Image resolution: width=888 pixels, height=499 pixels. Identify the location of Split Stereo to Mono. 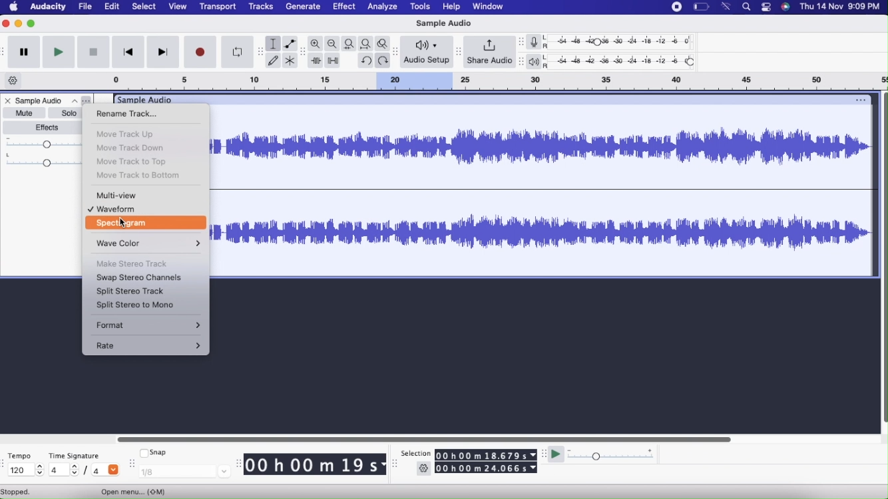
(133, 305).